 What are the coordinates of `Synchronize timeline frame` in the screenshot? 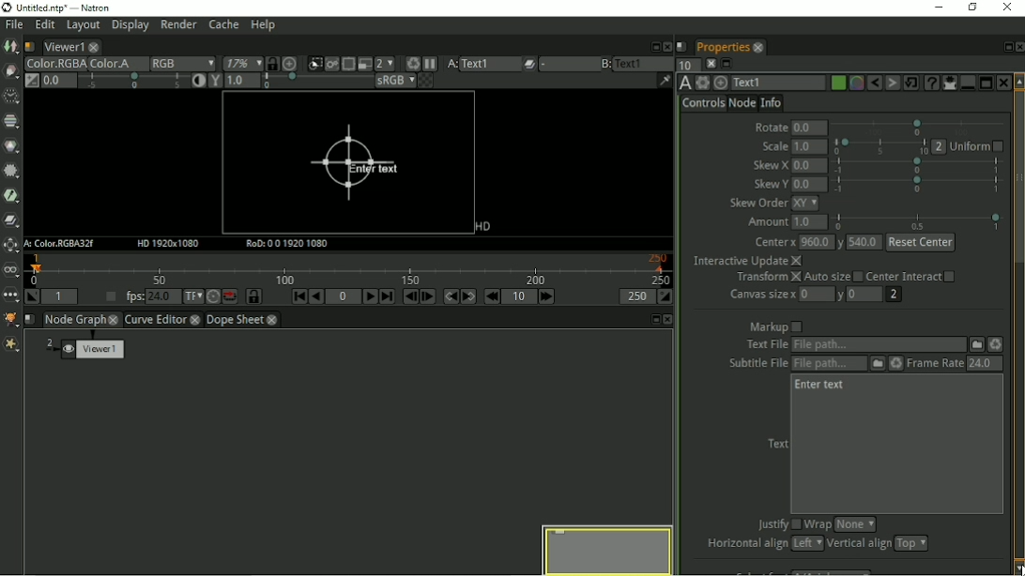 It's located at (254, 296).